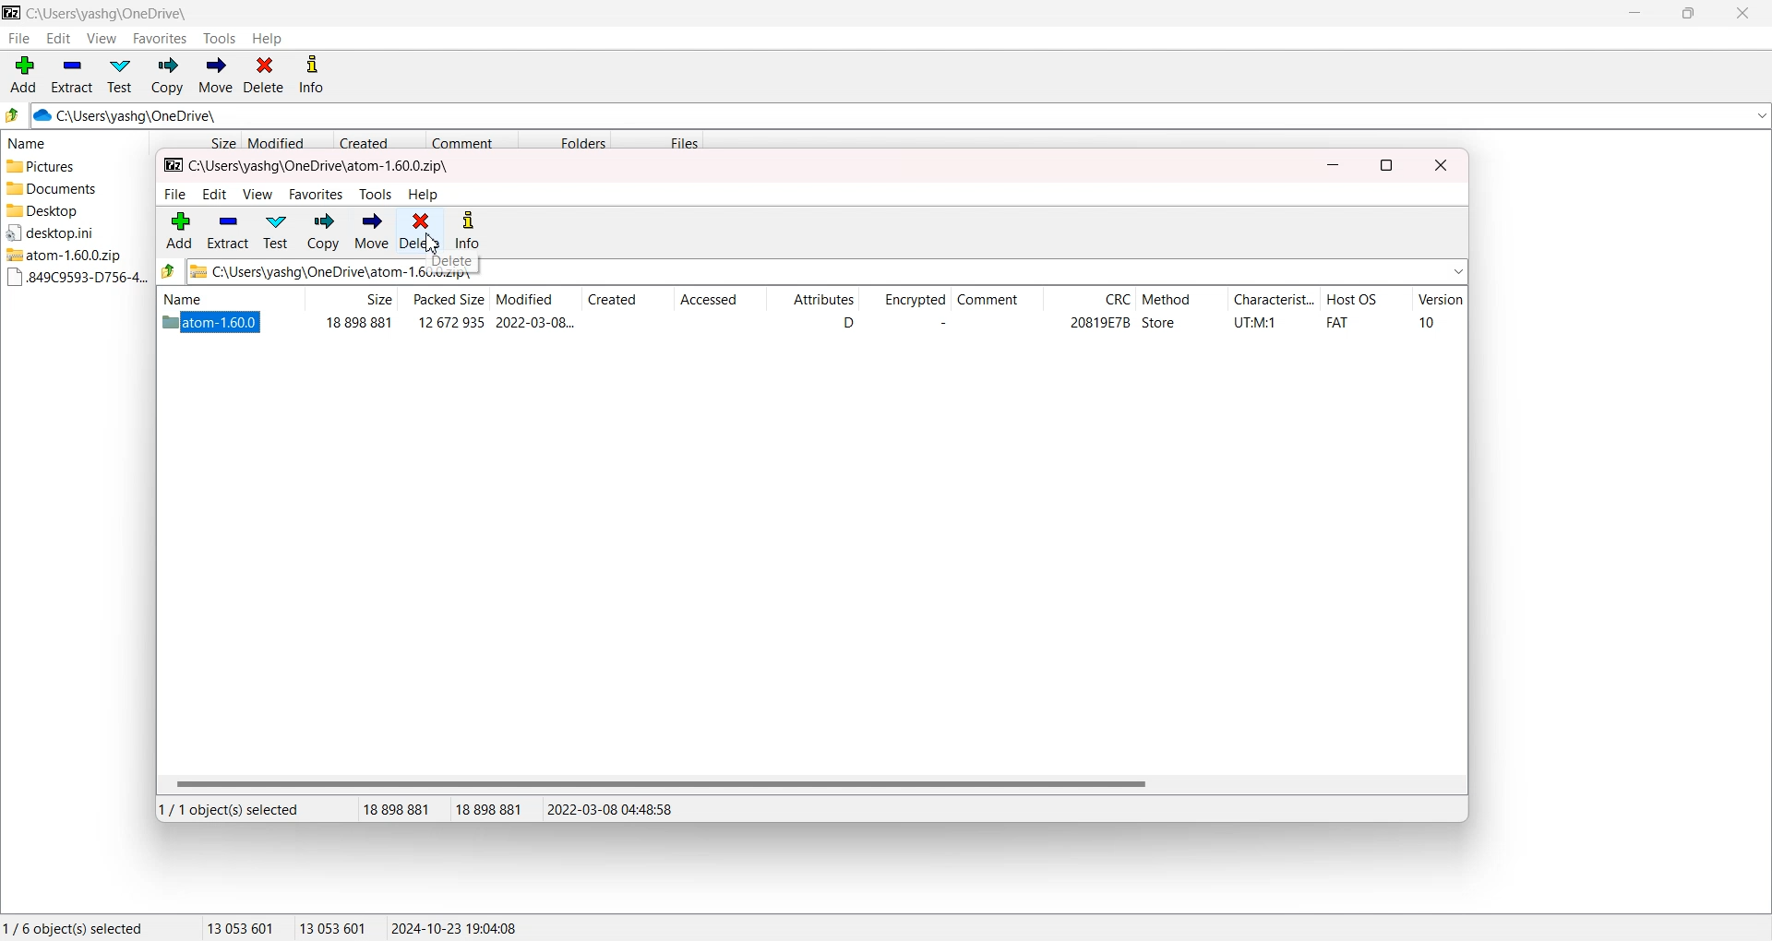 The image size is (1772, 941). Describe the element at coordinates (1458, 271) in the screenshot. I see `expand` at that location.